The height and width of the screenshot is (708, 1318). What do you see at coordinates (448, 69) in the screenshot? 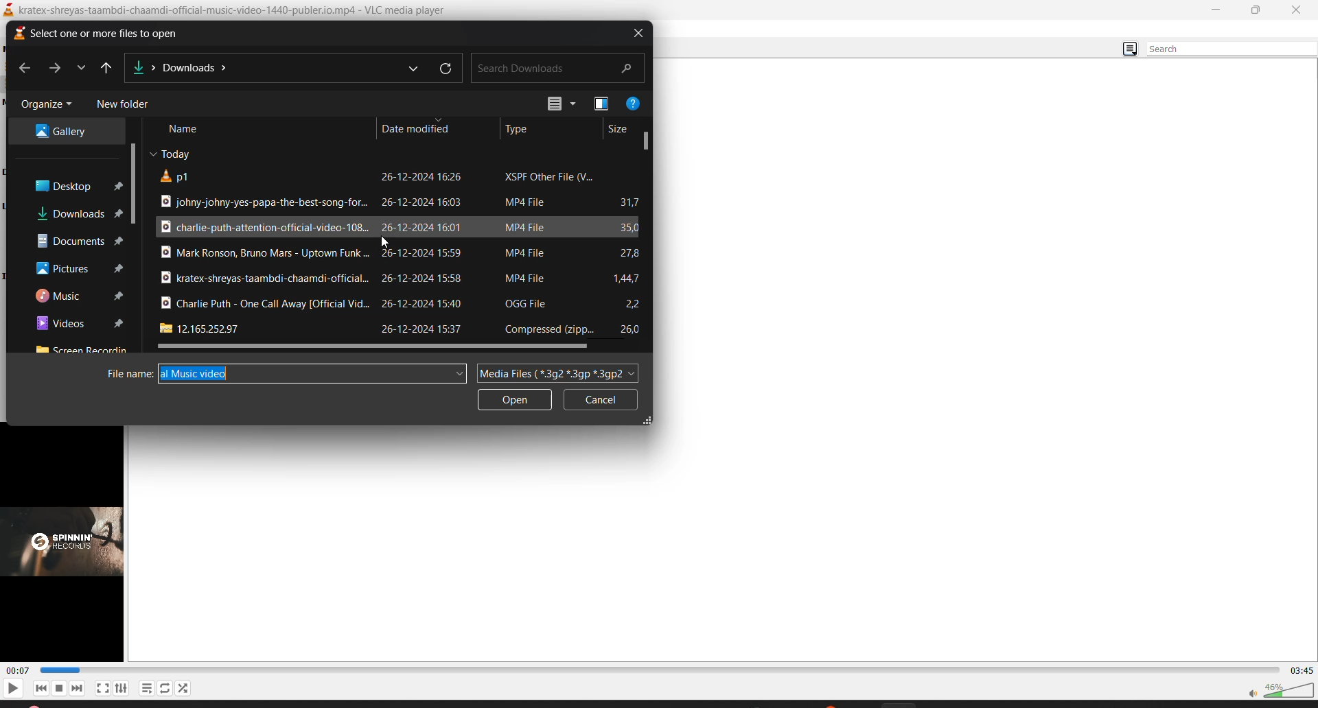
I see `refresh` at bounding box center [448, 69].